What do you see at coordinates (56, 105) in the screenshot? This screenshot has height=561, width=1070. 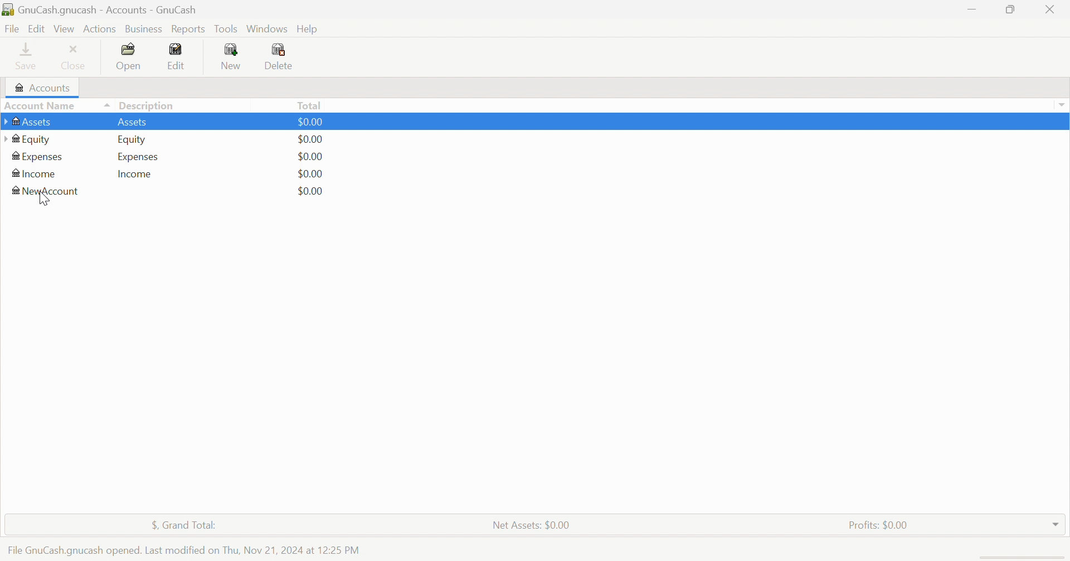 I see `Account name` at bounding box center [56, 105].